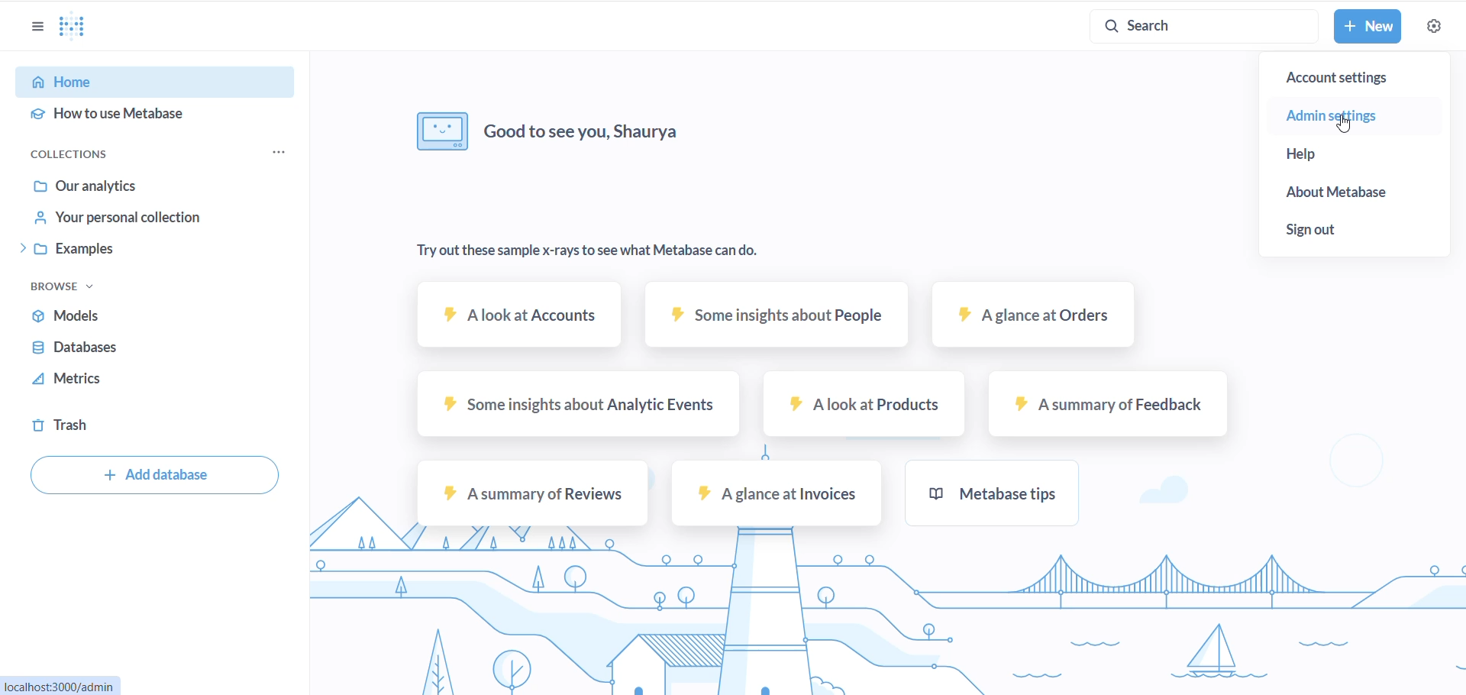 The height and width of the screenshot is (695, 1466). Describe the element at coordinates (1348, 124) in the screenshot. I see `cursor` at that location.